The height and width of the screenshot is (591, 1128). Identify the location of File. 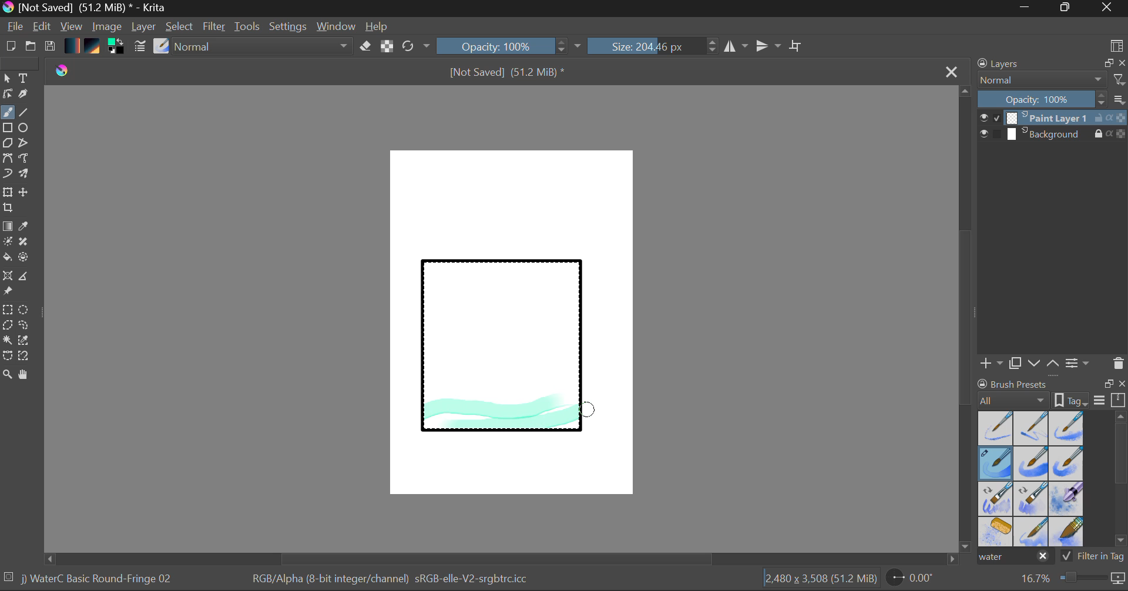
(15, 28).